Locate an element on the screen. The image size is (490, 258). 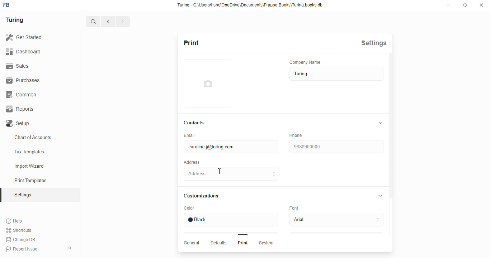
import wizard is located at coordinates (29, 166).